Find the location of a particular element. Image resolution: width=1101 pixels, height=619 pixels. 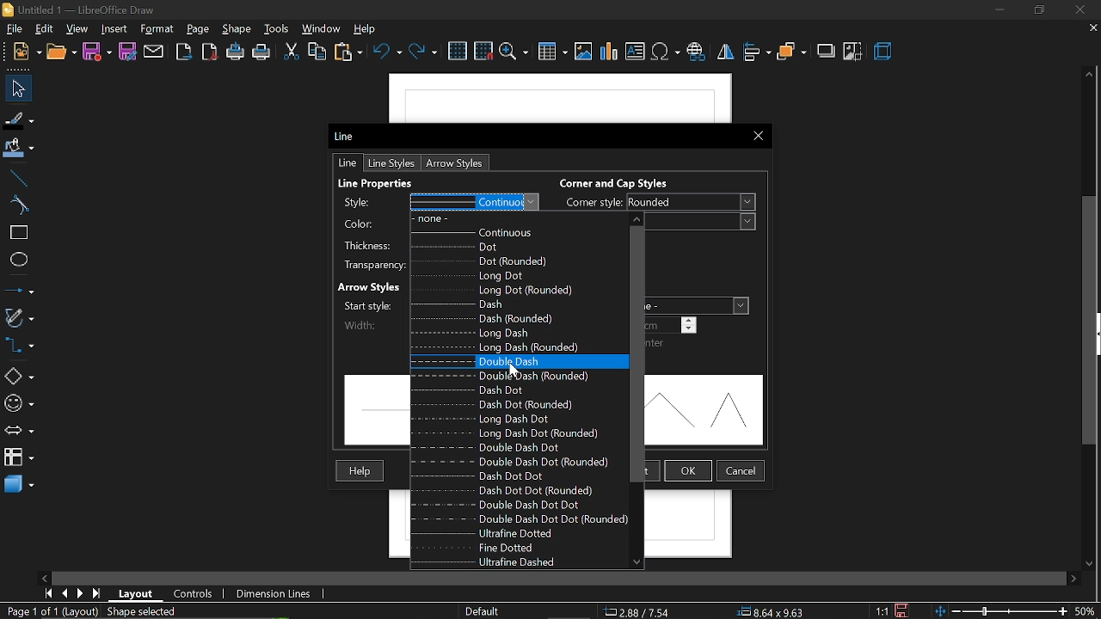

help is located at coordinates (365, 28).